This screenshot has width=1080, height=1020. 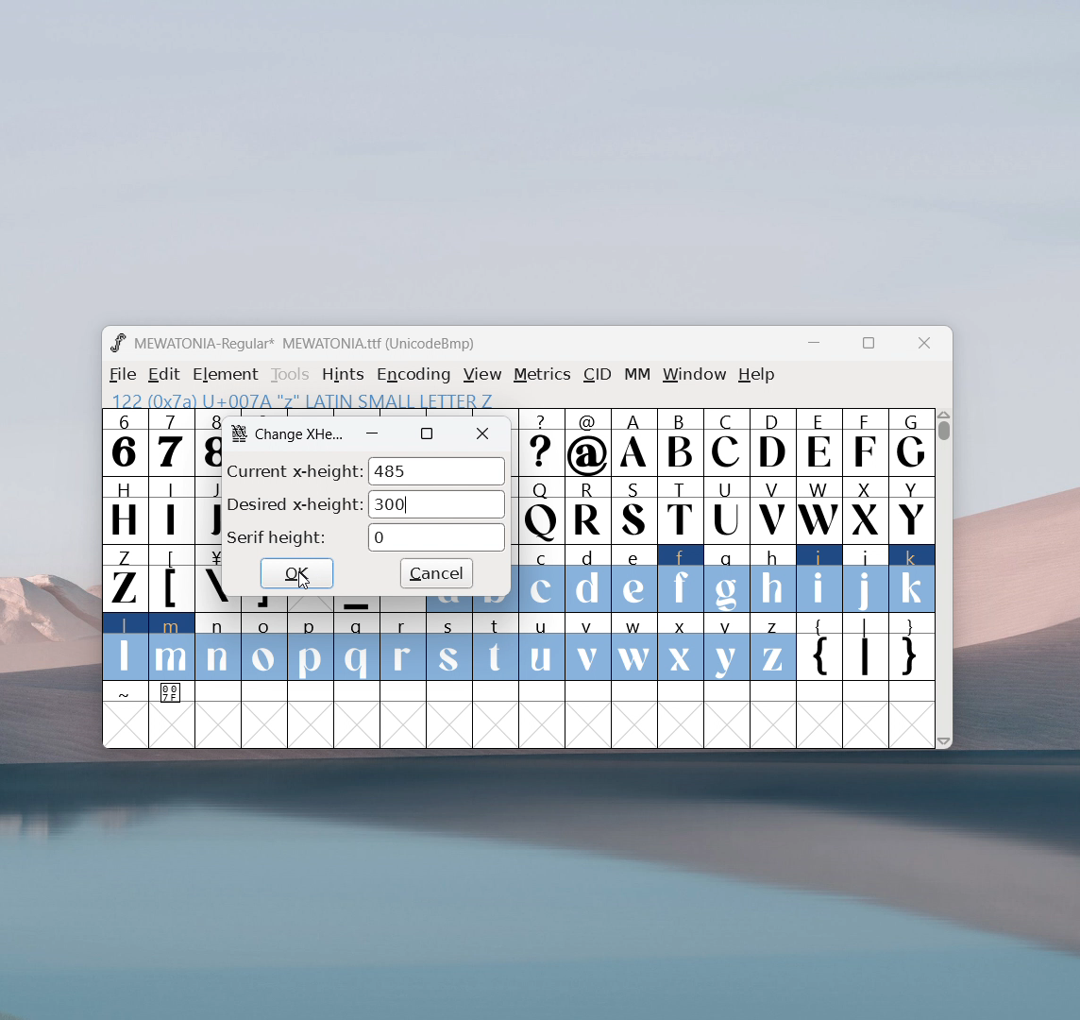 What do you see at coordinates (208, 508) in the screenshot?
I see `J` at bounding box center [208, 508].